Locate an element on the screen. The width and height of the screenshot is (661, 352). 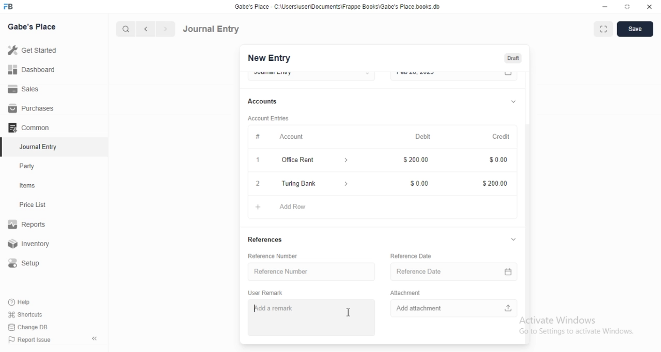
Account Entries. is located at coordinates (267, 118).